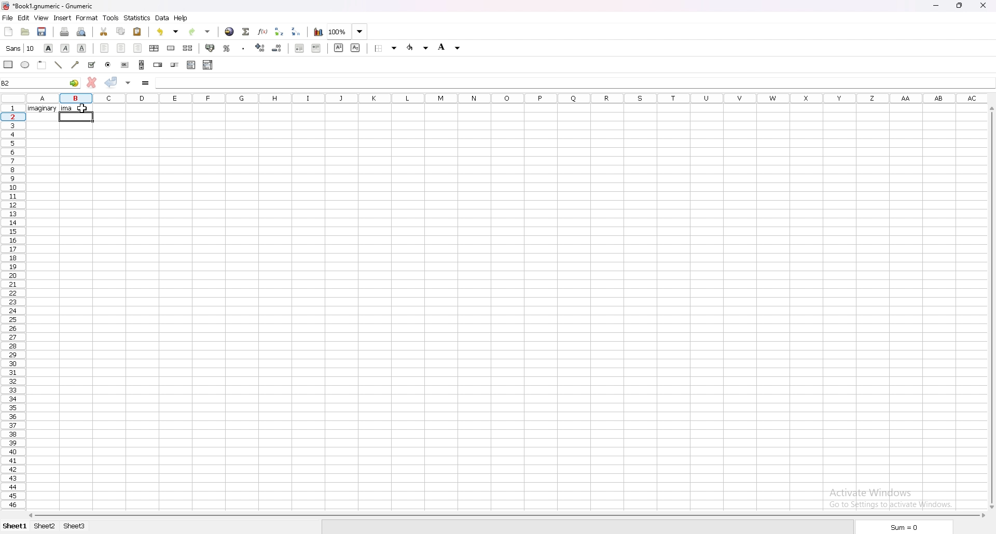 This screenshot has height=534, width=996. I want to click on sheet, so click(72, 526).